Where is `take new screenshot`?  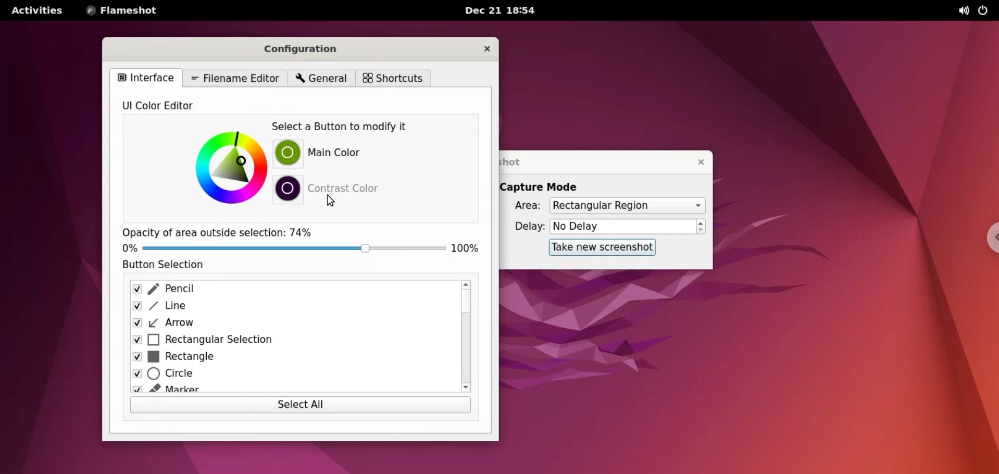
take new screenshot is located at coordinates (601, 247).